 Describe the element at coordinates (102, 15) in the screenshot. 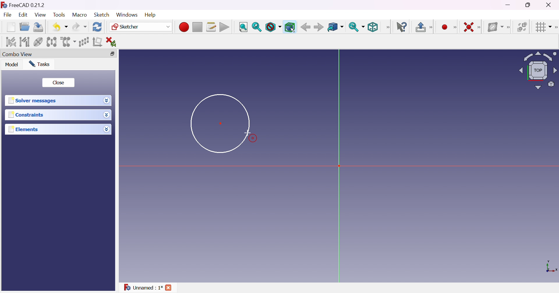

I see `Sketch` at that location.